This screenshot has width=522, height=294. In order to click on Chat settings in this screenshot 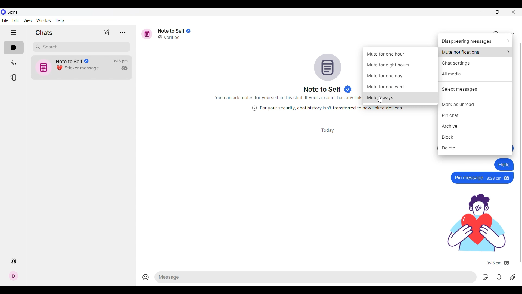, I will do `click(476, 63)`.